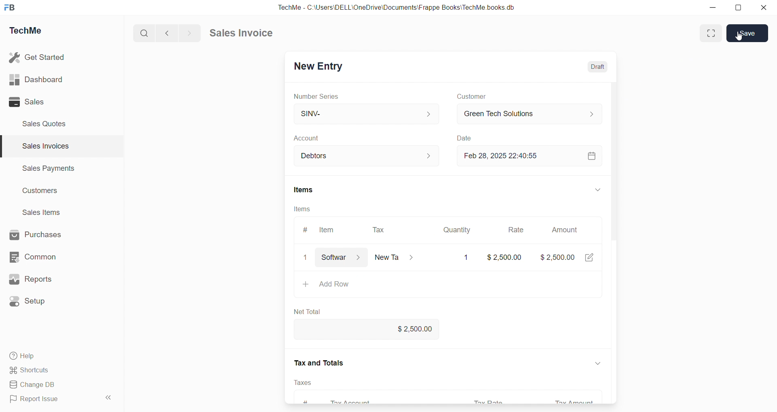 The image size is (777, 412). Describe the element at coordinates (36, 79) in the screenshot. I see `Dashboard` at that location.